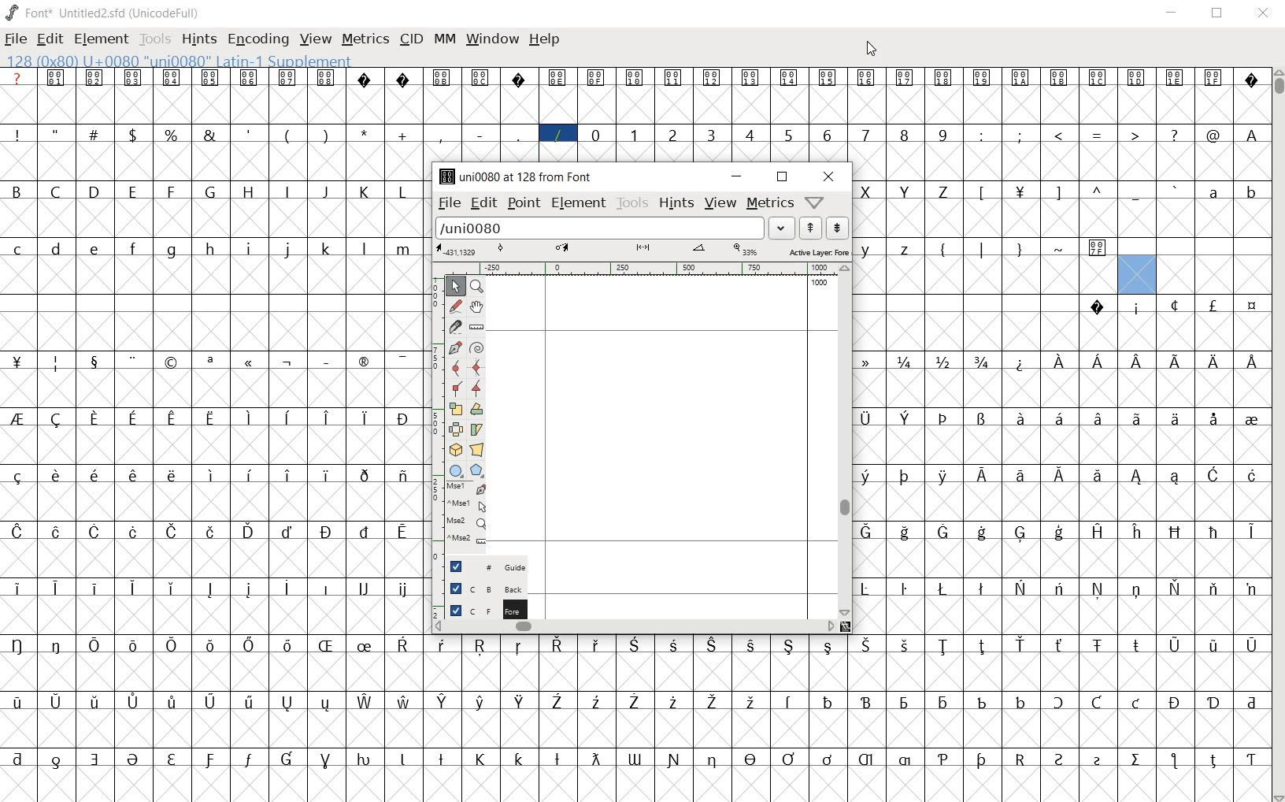 This screenshot has width=1285, height=802. I want to click on glyph, so click(172, 77).